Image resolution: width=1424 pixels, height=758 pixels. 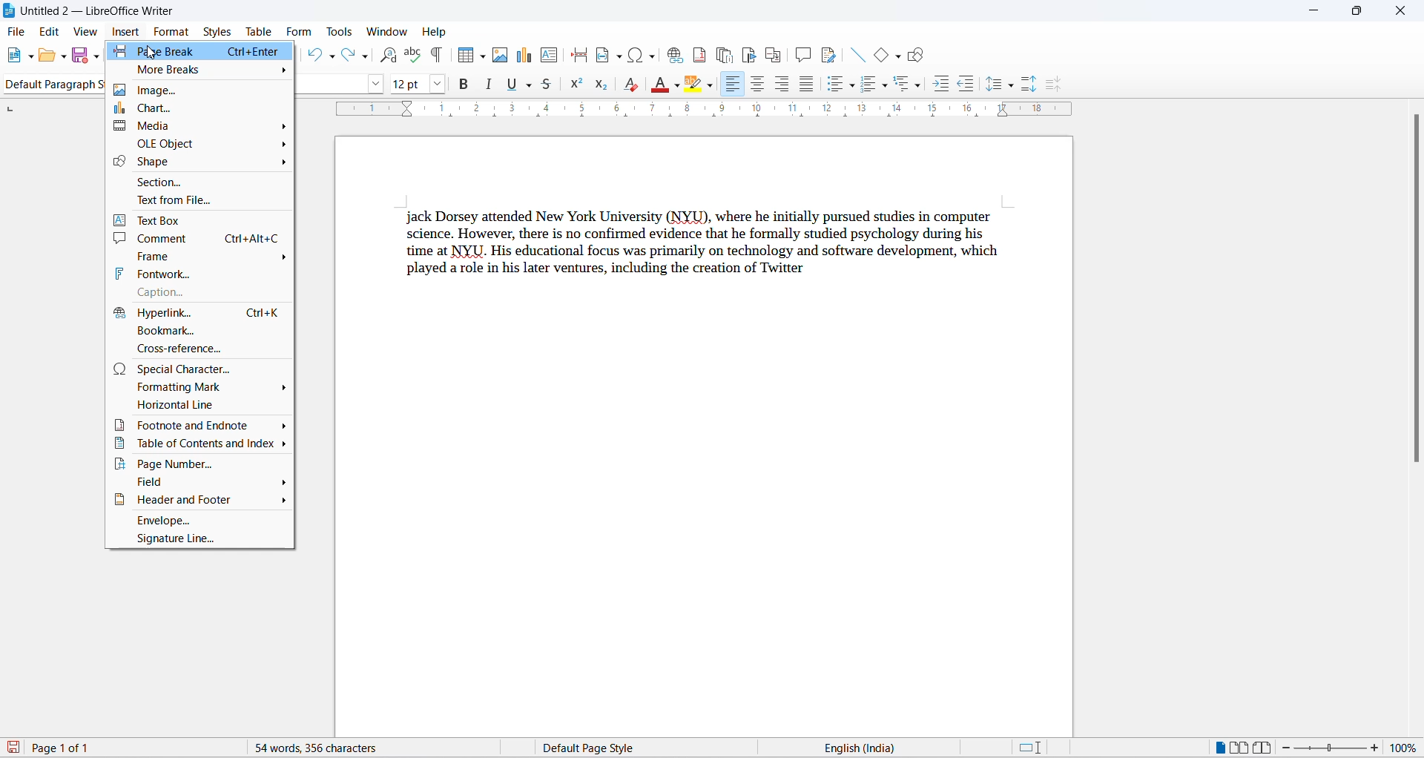 What do you see at coordinates (173, 31) in the screenshot?
I see `format` at bounding box center [173, 31].